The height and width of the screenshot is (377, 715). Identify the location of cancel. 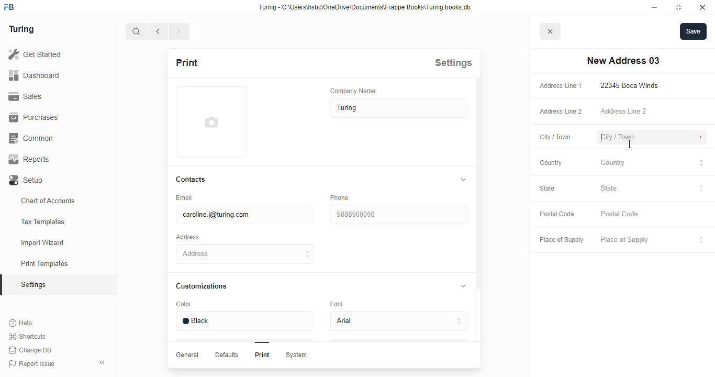
(551, 32).